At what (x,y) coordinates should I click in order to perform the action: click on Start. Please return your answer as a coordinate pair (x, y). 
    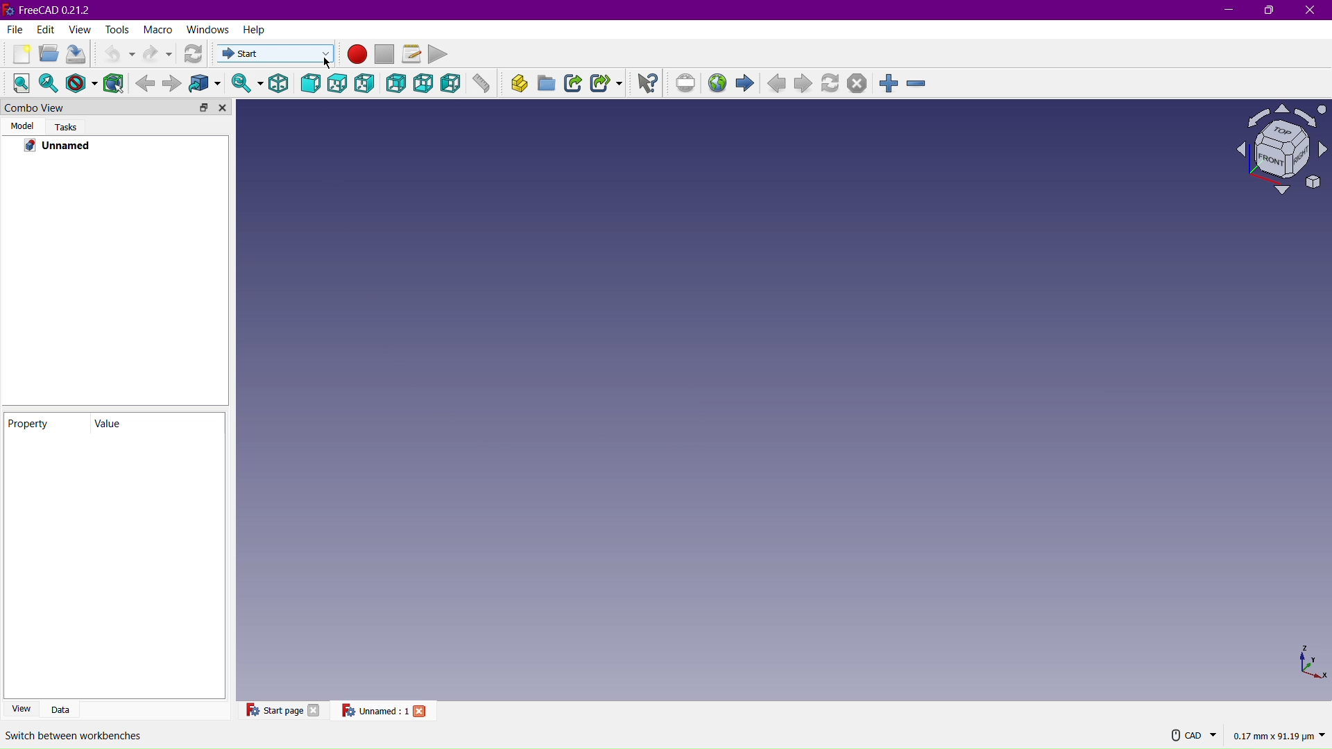
    Looking at the image, I should click on (749, 85).